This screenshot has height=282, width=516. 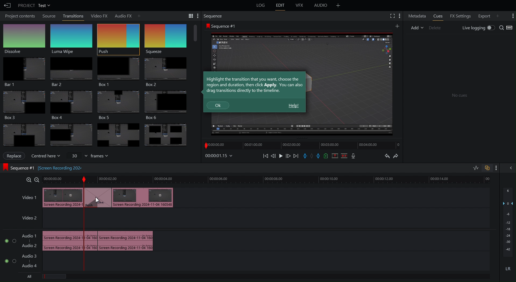 What do you see at coordinates (31, 255) in the screenshot?
I see `Audio Track 3` at bounding box center [31, 255].